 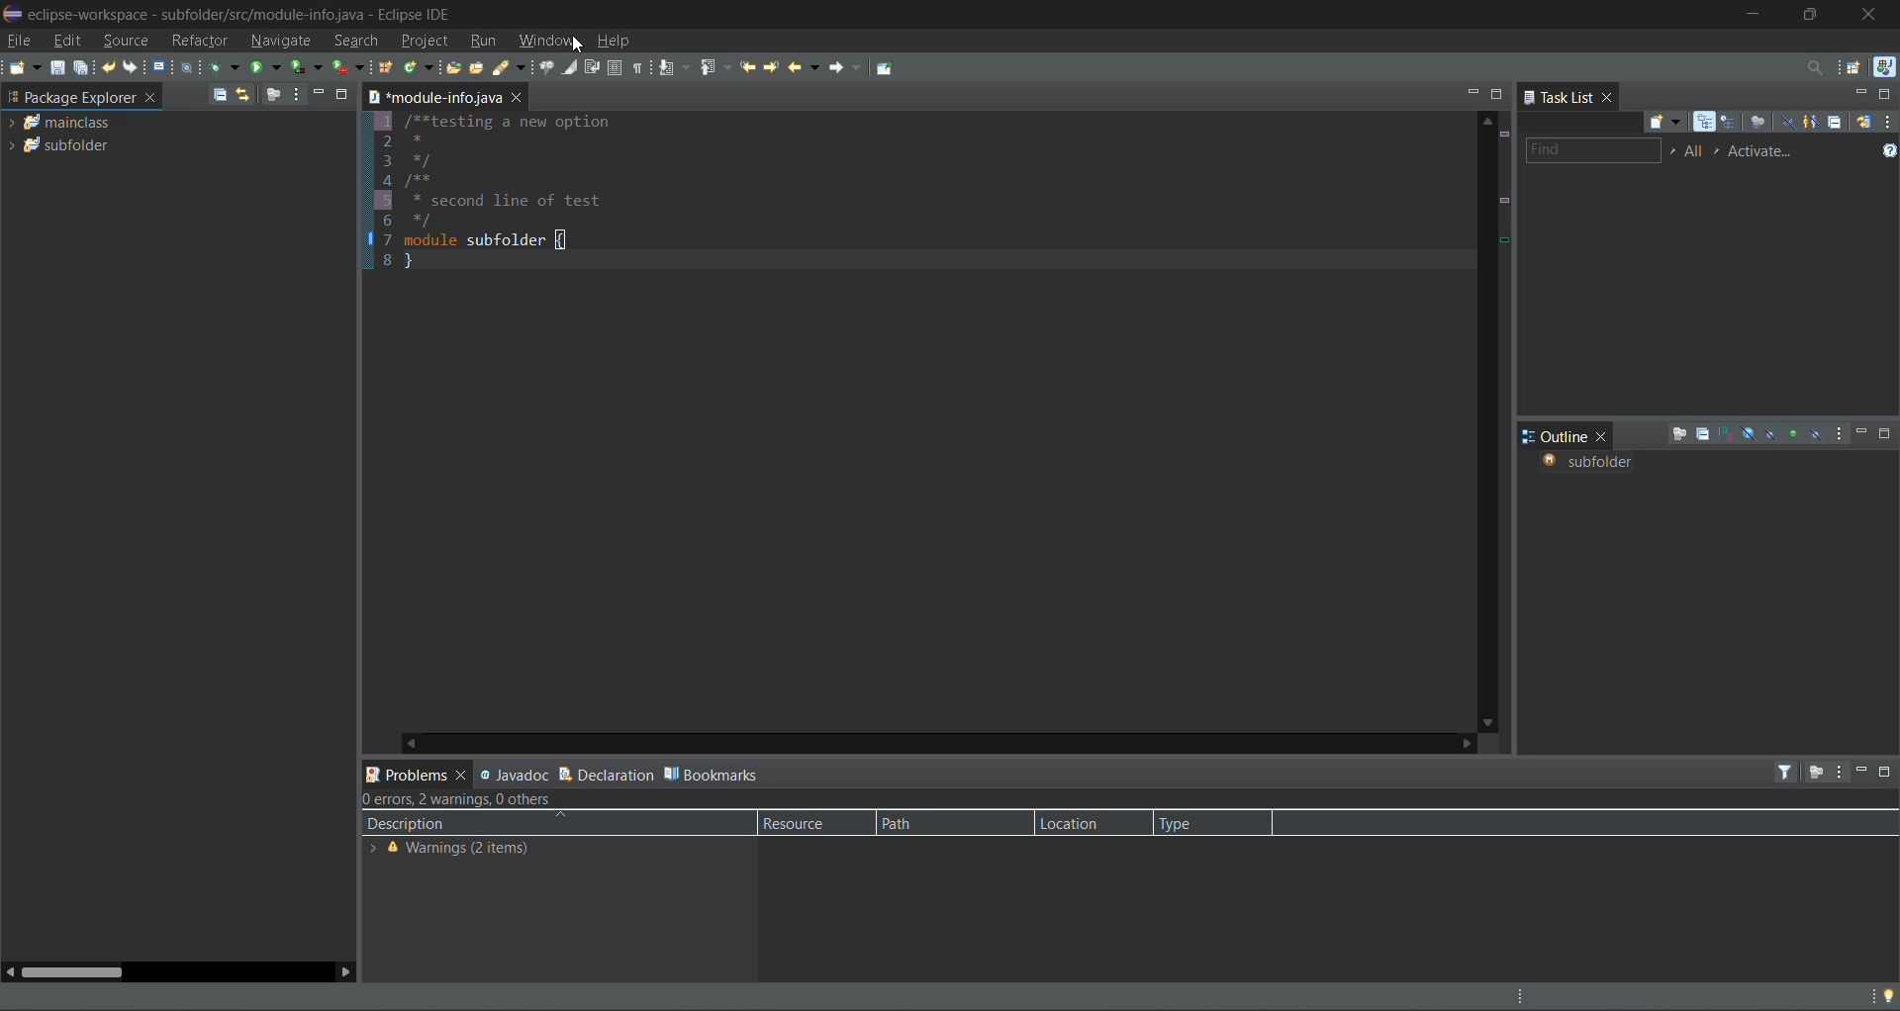 I want to click on refractor, so click(x=201, y=42).